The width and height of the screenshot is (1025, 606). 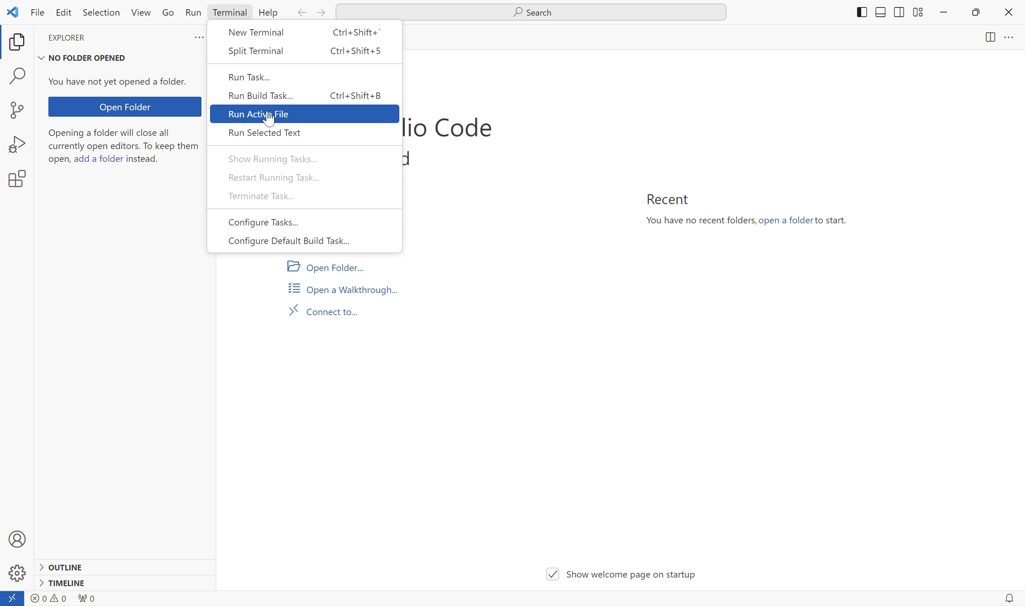 I want to click on View, so click(x=142, y=14).